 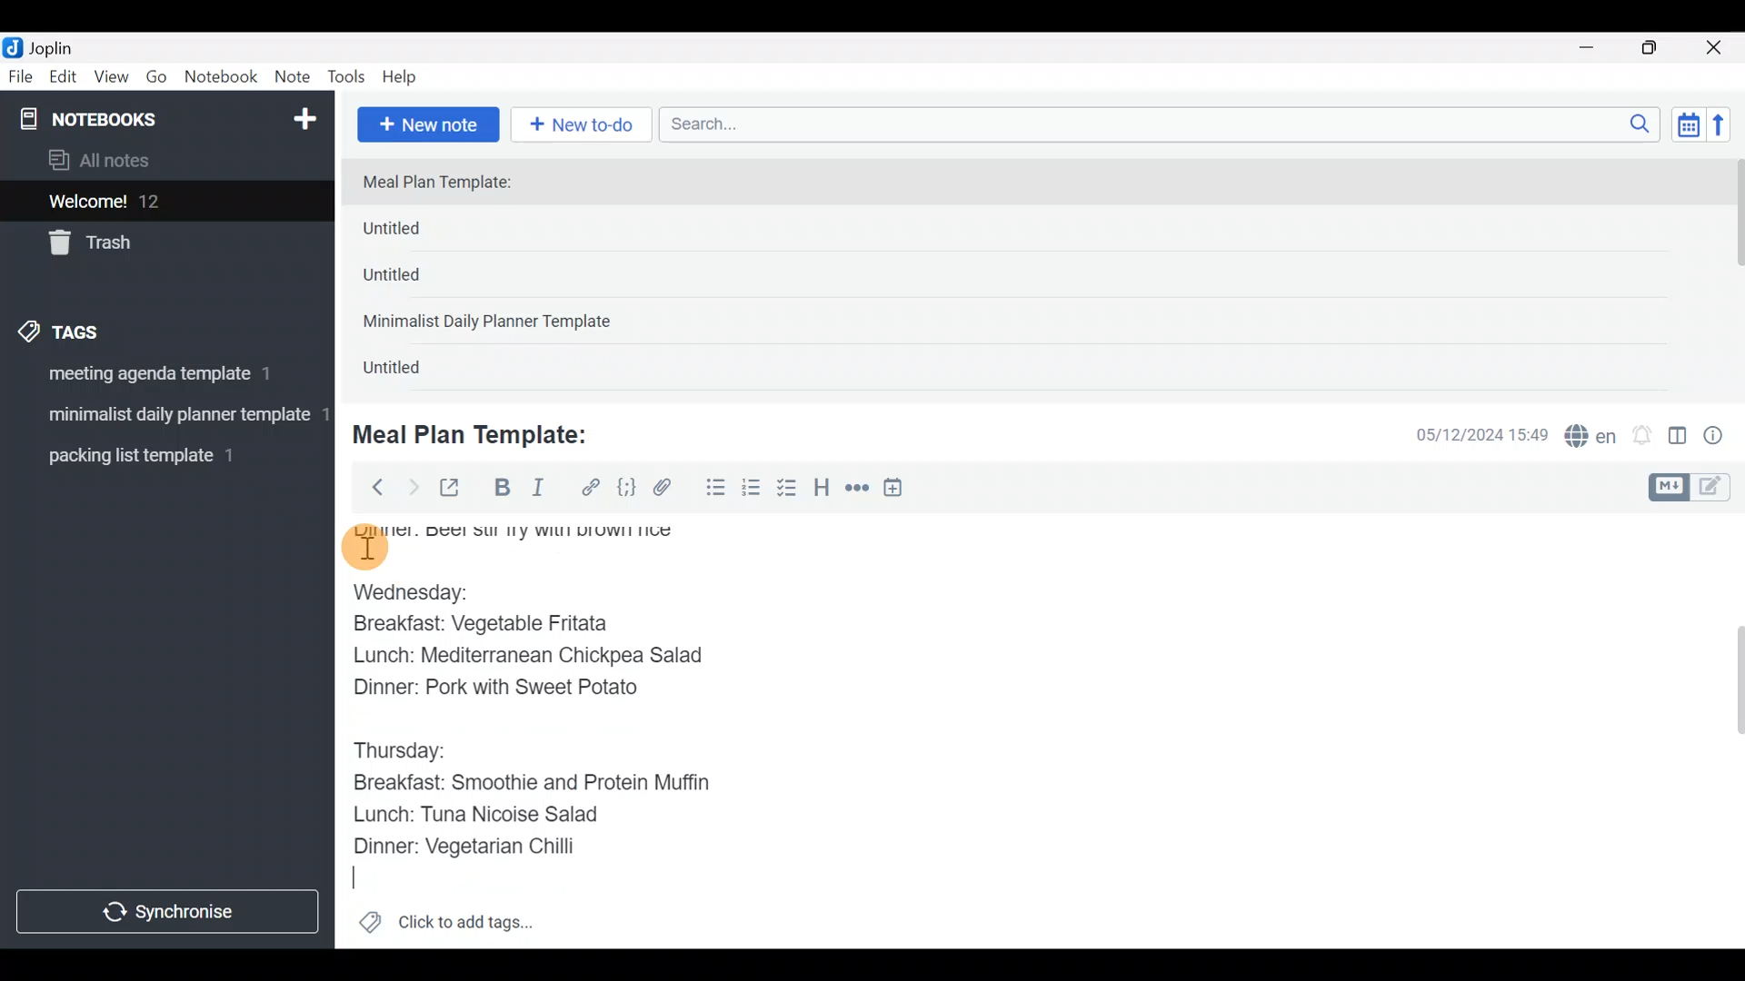 What do you see at coordinates (1643, 437) in the screenshot?
I see `Set alarm` at bounding box center [1643, 437].